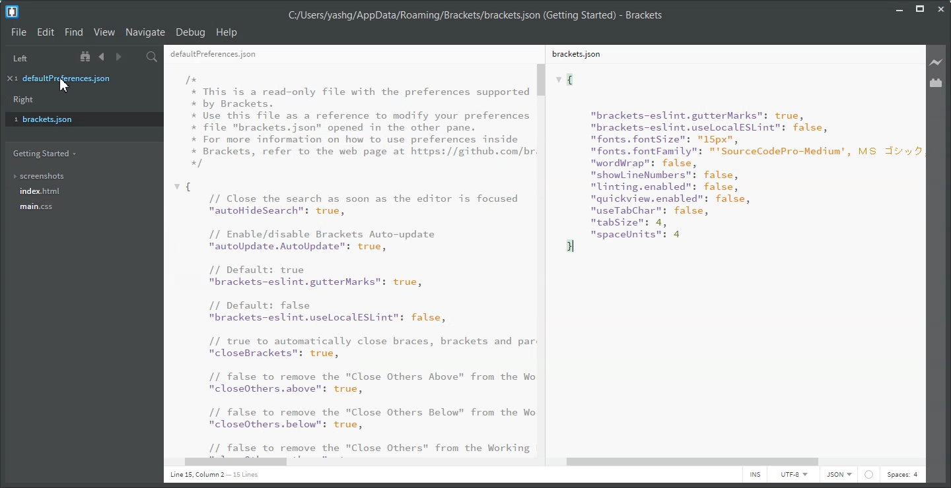  What do you see at coordinates (755, 475) in the screenshot?
I see `INS` at bounding box center [755, 475].